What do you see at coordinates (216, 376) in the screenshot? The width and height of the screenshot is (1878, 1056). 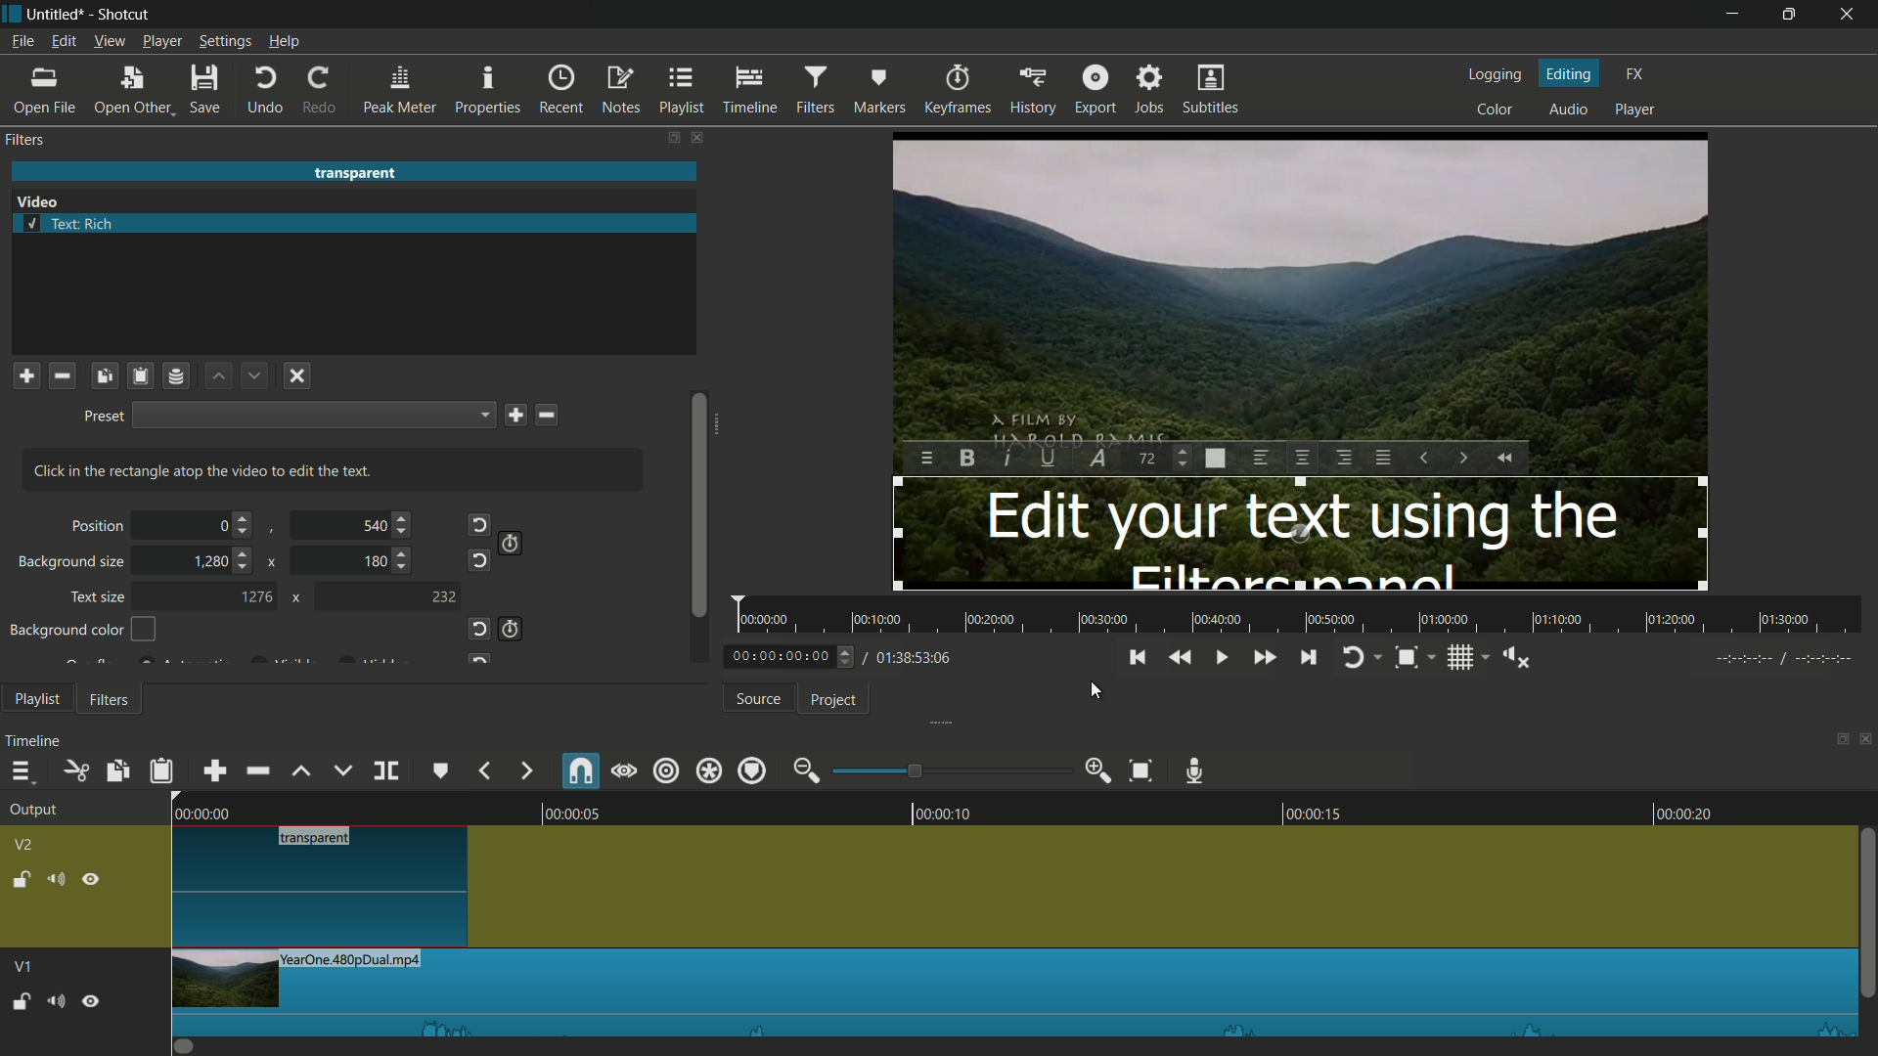 I see `up` at bounding box center [216, 376].